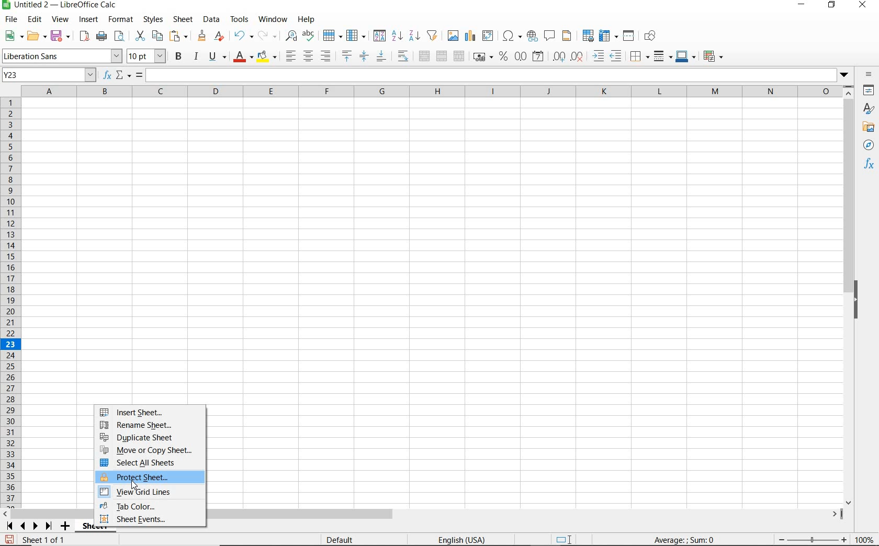  What do you see at coordinates (119, 19) in the screenshot?
I see `FORMAT` at bounding box center [119, 19].